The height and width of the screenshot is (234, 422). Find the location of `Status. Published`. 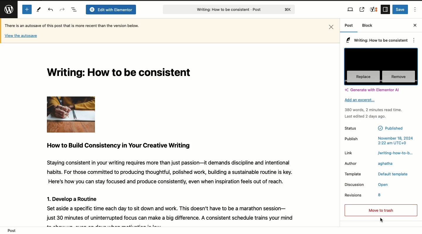

Status. Published is located at coordinates (374, 129).